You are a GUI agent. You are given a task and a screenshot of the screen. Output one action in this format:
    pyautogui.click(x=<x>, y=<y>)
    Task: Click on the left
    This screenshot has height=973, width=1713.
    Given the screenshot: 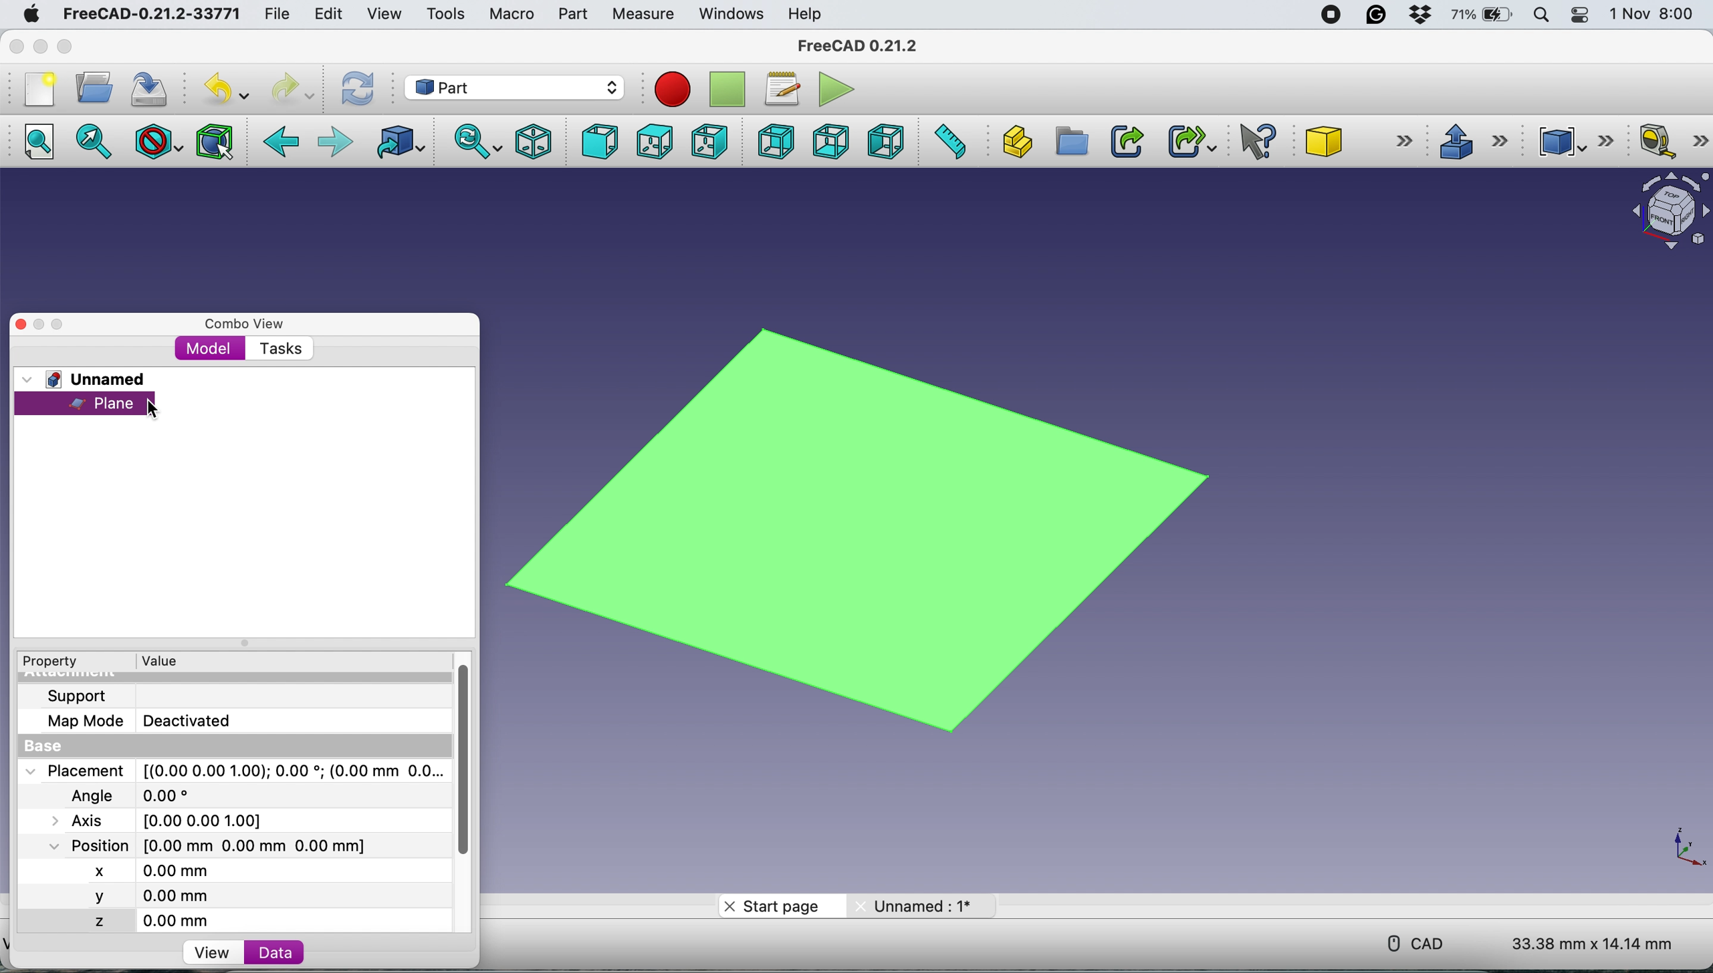 What is the action you would take?
    pyautogui.click(x=885, y=142)
    